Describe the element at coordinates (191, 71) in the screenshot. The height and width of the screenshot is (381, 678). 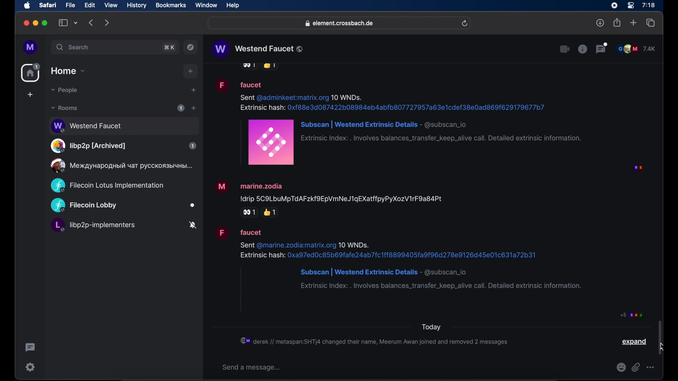
I see `add` at that location.